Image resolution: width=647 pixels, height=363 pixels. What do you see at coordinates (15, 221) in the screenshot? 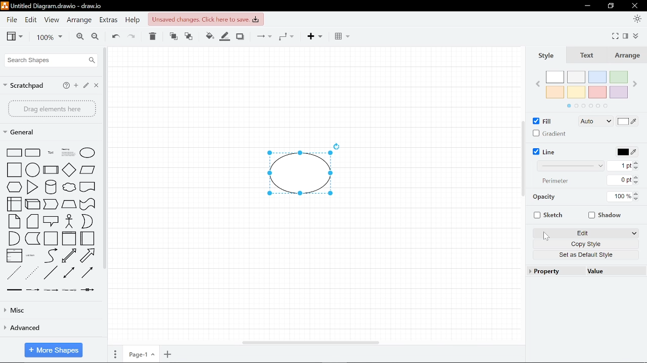
I see `note` at bounding box center [15, 221].